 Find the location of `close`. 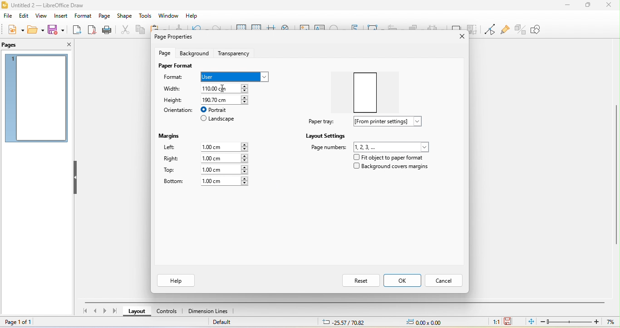

close is located at coordinates (65, 44).